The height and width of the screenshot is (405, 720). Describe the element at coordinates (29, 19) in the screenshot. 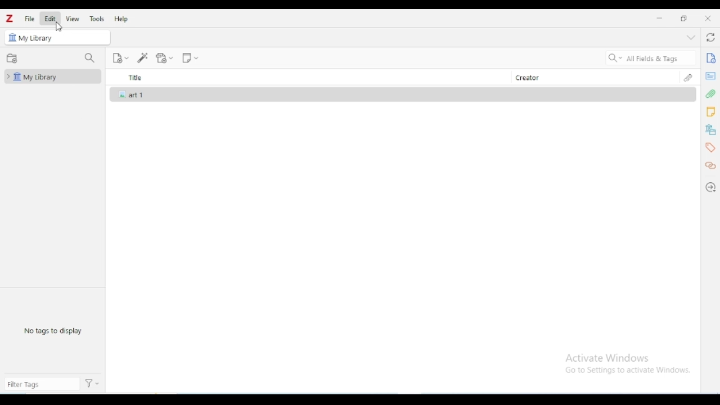

I see `file` at that location.